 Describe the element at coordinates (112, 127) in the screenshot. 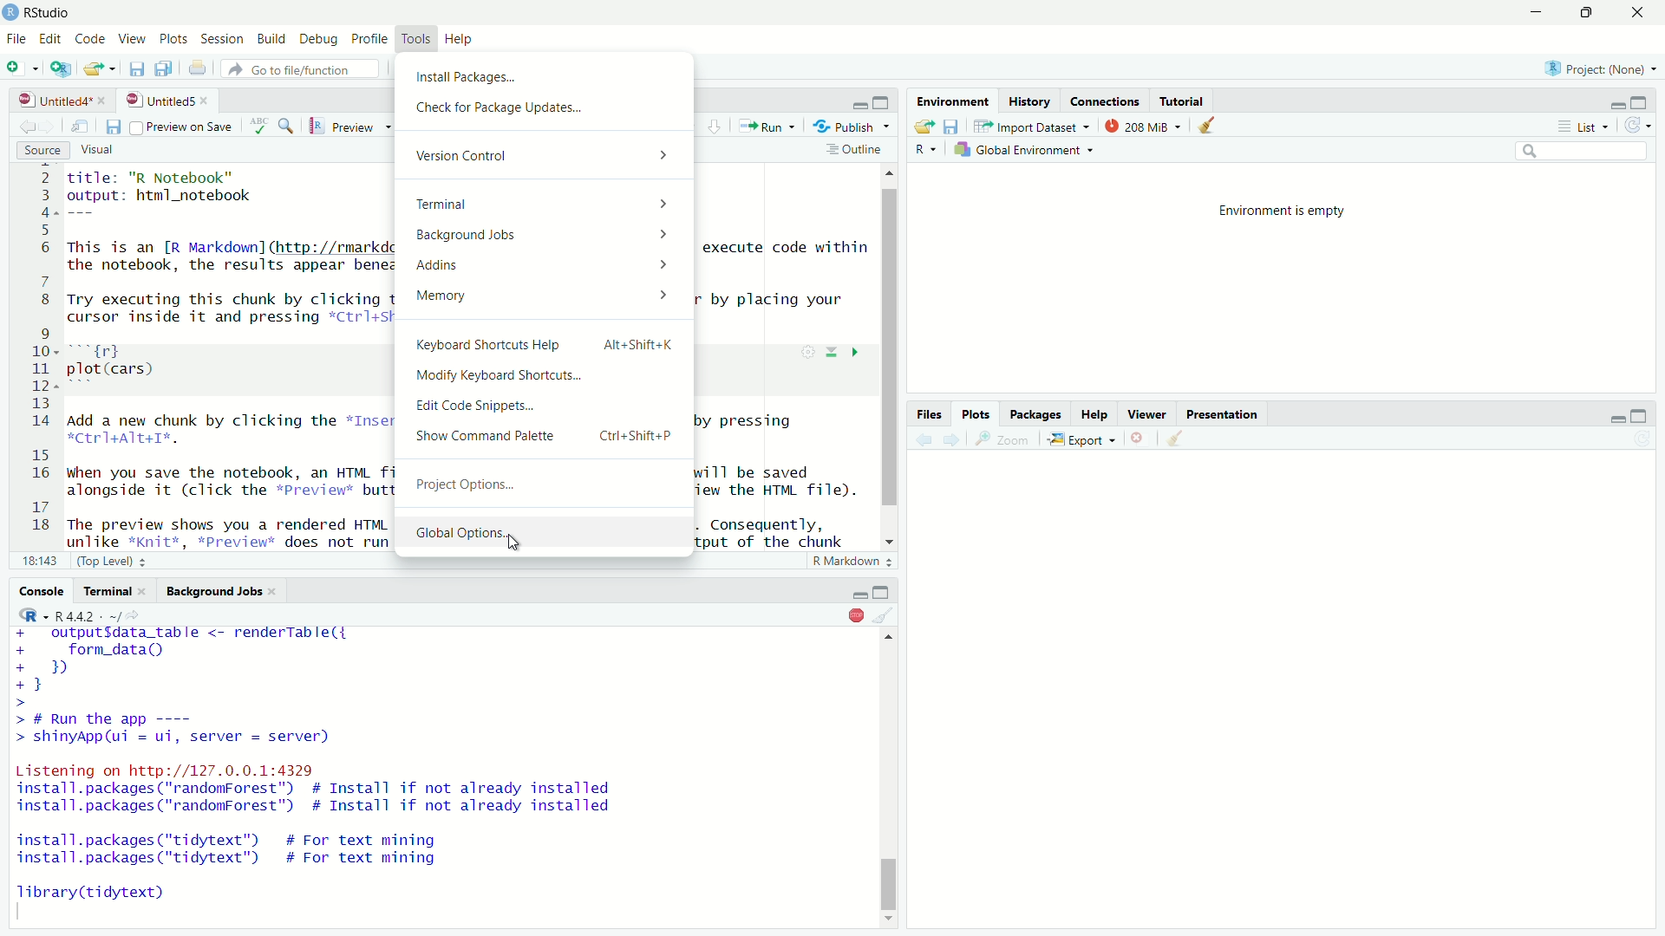

I see `save` at that location.